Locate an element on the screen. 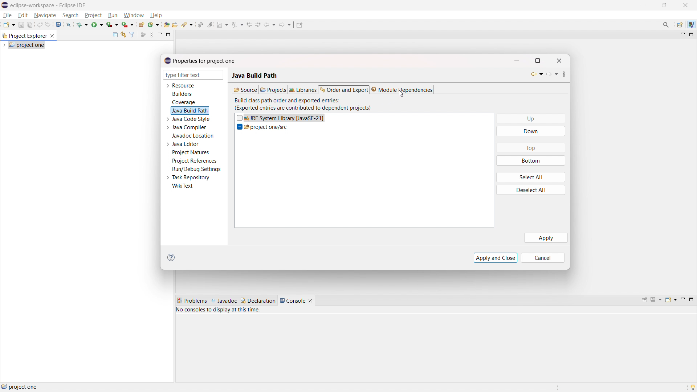  down is located at coordinates (531, 131).